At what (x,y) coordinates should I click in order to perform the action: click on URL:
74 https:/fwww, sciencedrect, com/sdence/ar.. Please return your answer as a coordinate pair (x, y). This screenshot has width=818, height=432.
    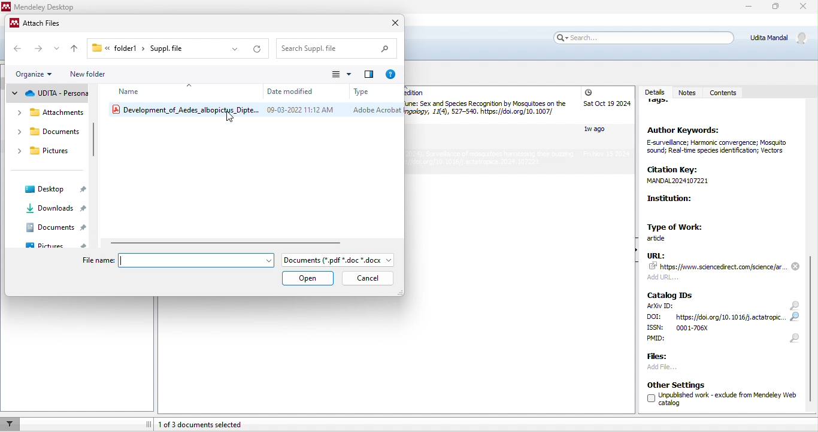
    Looking at the image, I should click on (716, 266).